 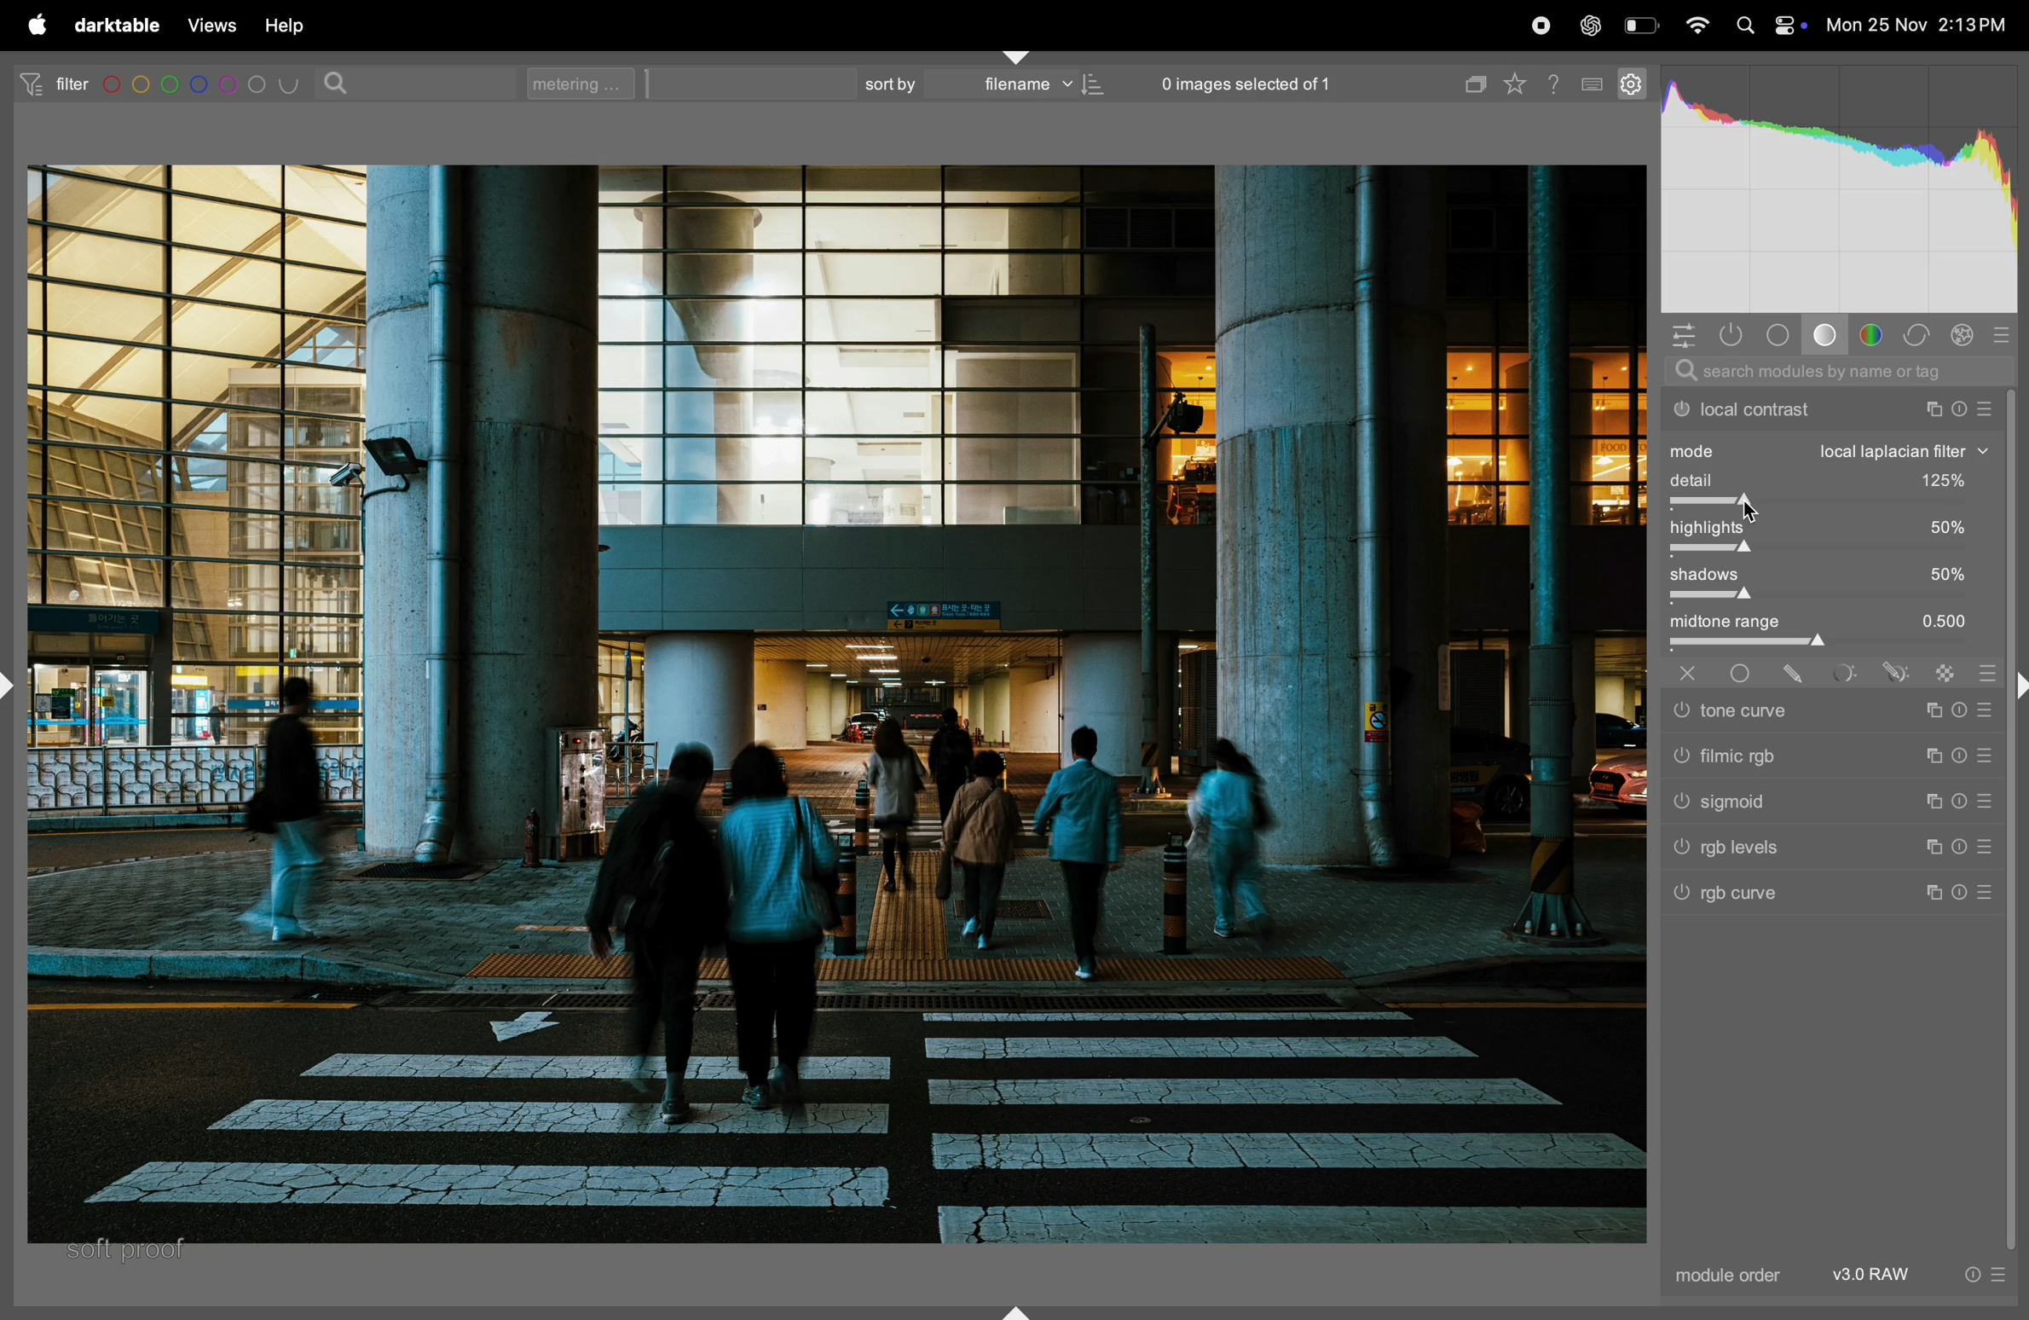 I want to click on metering, so click(x=587, y=83).